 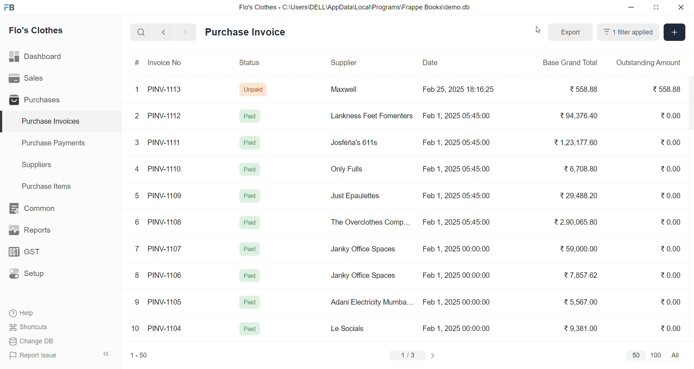 I want to click on Adani Electricity Mumba..., so click(x=373, y=302).